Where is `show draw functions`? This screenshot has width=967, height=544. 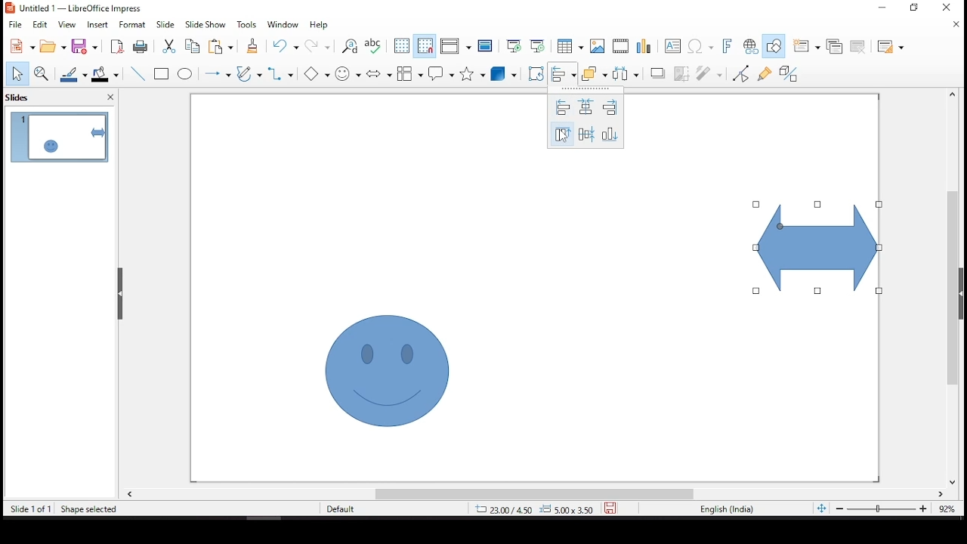 show draw functions is located at coordinates (773, 46).